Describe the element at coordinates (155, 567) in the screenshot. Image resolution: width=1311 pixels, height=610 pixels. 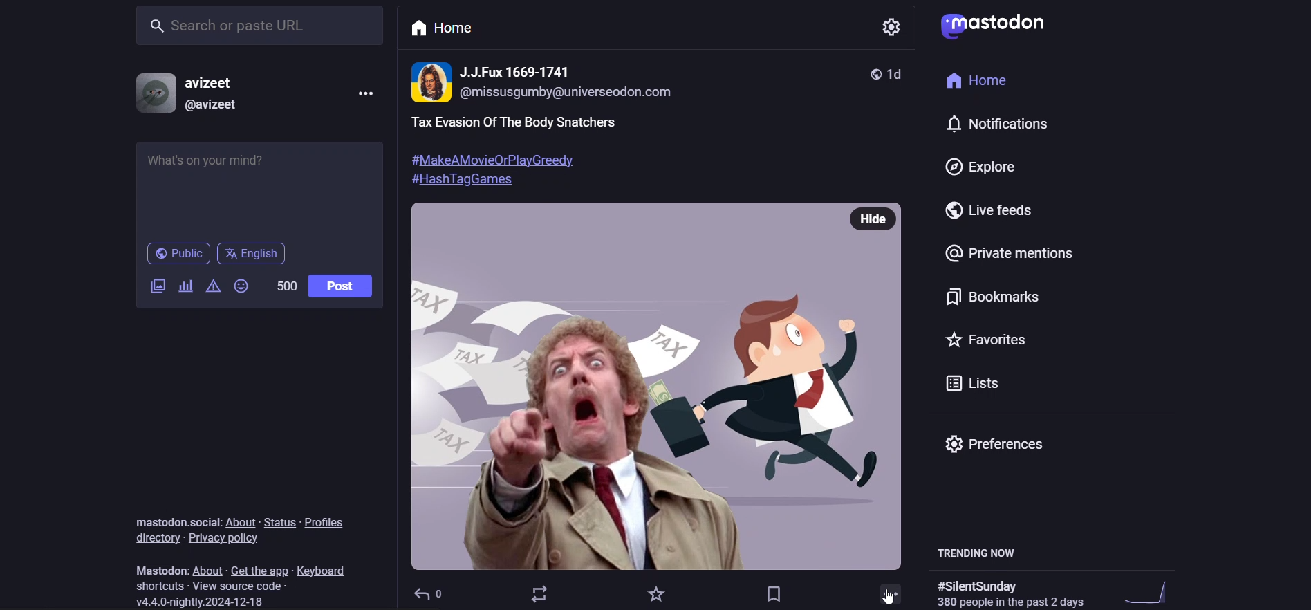
I see `mastodon` at that location.